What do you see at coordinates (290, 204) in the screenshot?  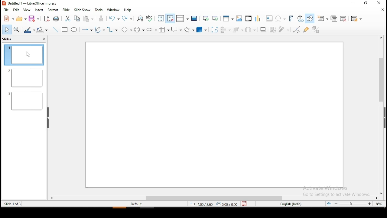 I see `english (india)` at bounding box center [290, 204].